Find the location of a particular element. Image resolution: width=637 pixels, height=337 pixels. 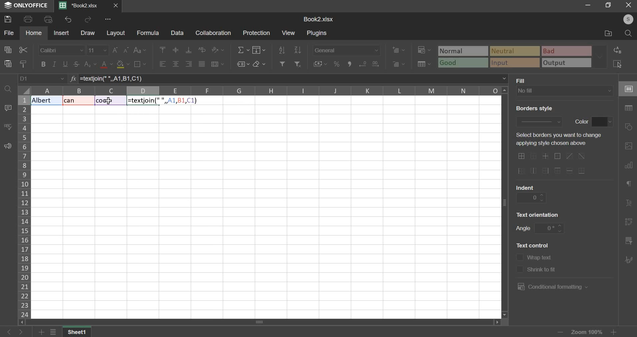

copy is located at coordinates (8, 50).